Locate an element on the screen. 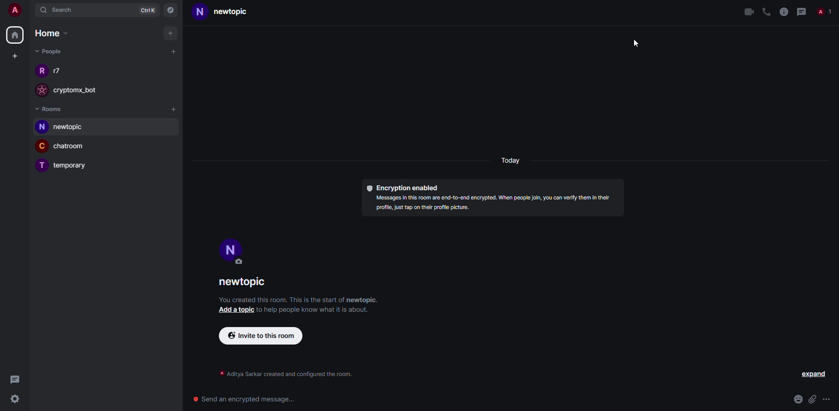 This screenshot has height=411, width=839. newtopic is located at coordinates (229, 13).